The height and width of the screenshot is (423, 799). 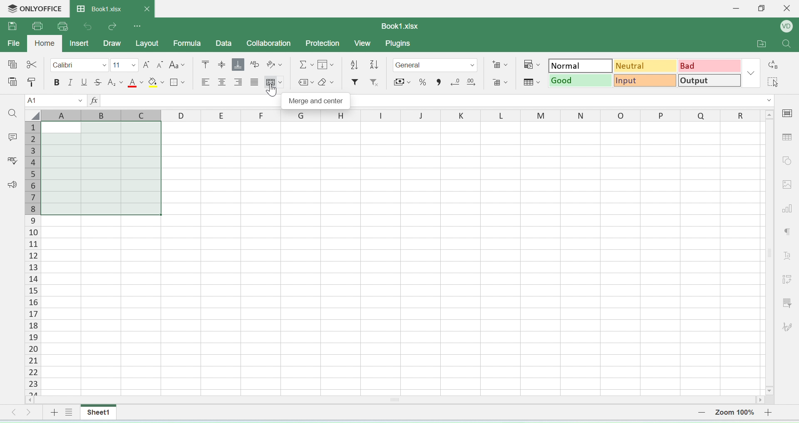 What do you see at coordinates (46, 44) in the screenshot?
I see `` at bounding box center [46, 44].